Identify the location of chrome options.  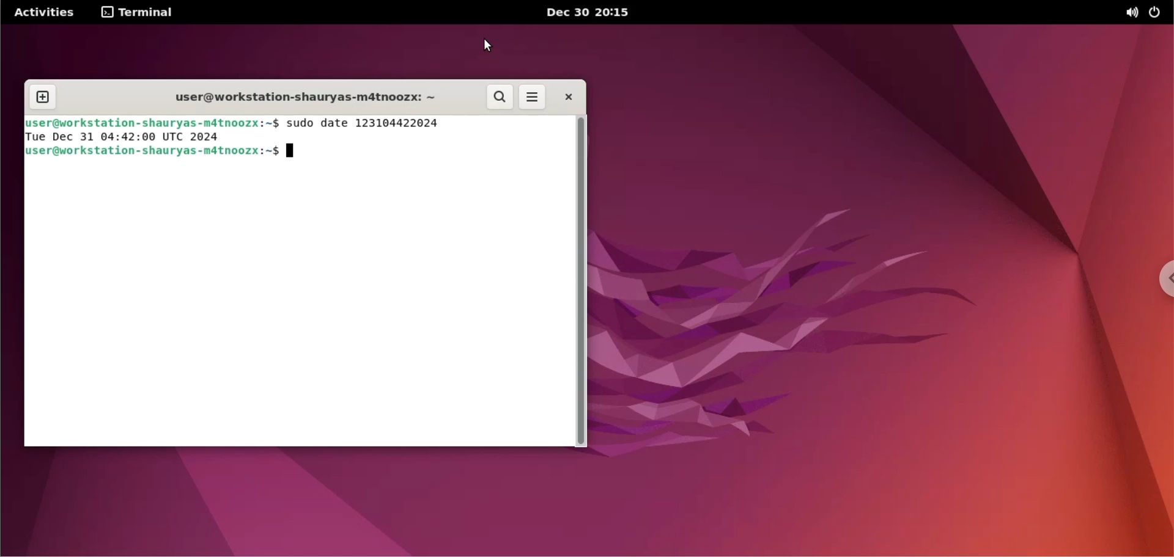
(1158, 275).